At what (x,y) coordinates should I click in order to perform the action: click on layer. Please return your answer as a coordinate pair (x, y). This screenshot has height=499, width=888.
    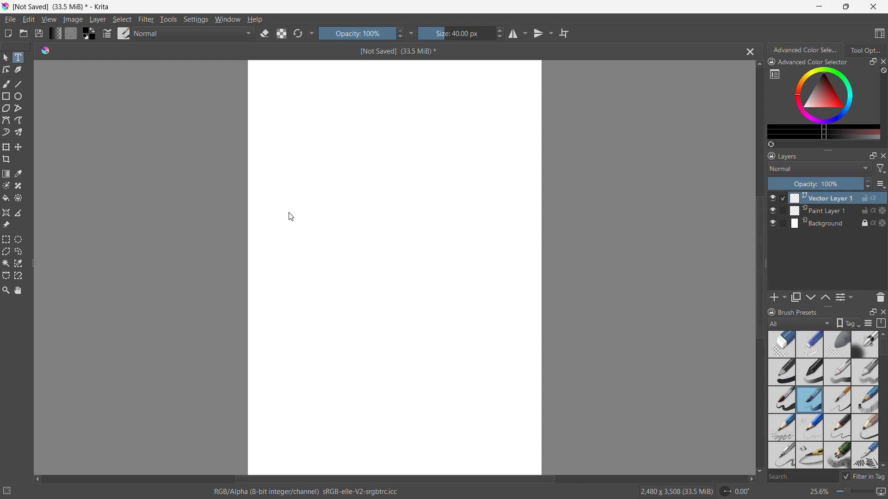
    Looking at the image, I should click on (98, 19).